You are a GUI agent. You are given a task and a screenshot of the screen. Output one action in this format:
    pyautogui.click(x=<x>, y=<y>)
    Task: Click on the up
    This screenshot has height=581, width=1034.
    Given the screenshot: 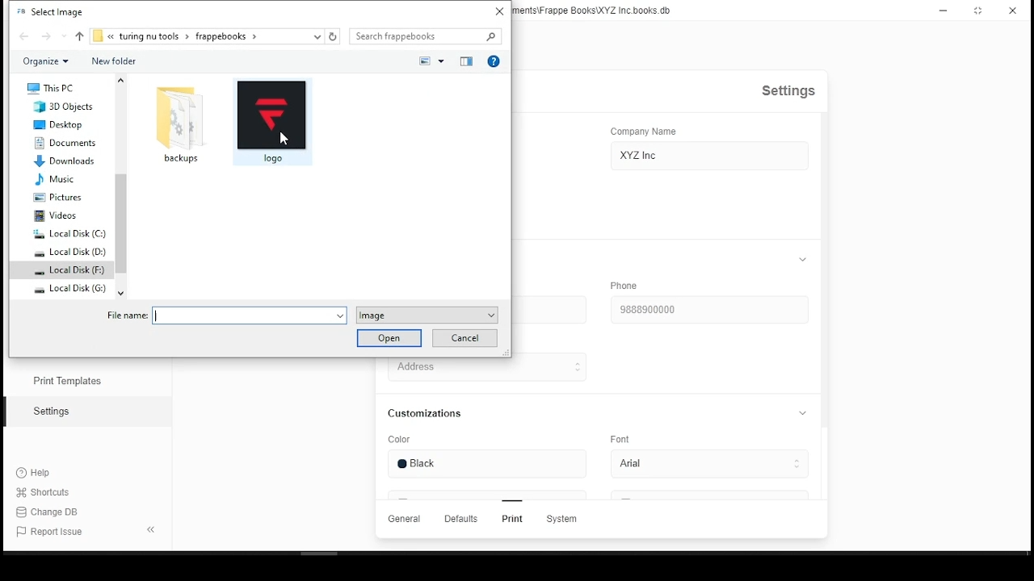 What is the action you would take?
    pyautogui.click(x=78, y=36)
    